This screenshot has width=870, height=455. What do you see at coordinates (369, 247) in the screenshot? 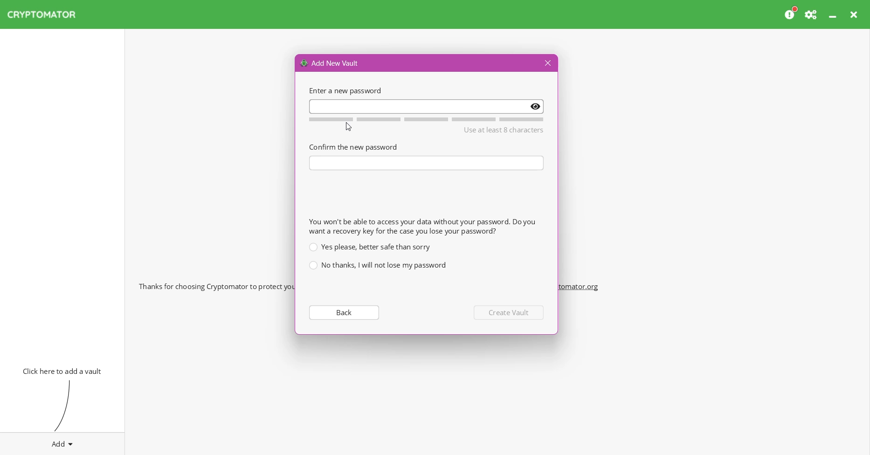
I see `Yes please, better safe than sorry` at bounding box center [369, 247].